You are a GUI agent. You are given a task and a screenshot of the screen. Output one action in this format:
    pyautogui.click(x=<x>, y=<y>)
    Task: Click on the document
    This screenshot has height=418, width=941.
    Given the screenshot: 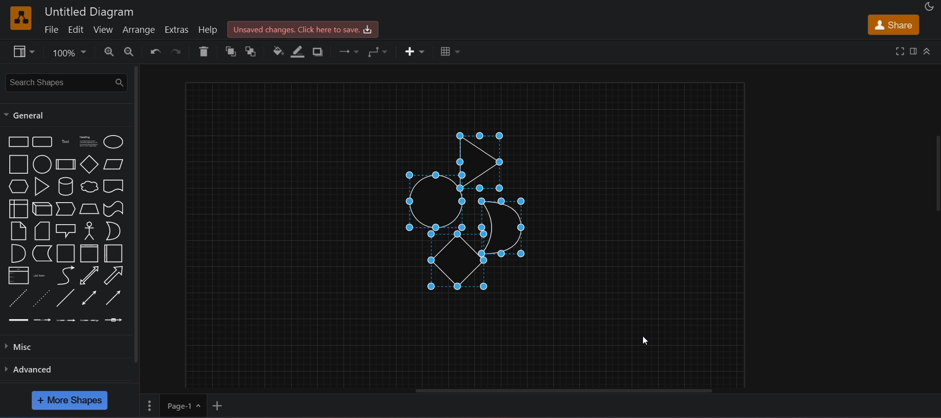 What is the action you would take?
    pyautogui.click(x=113, y=186)
    